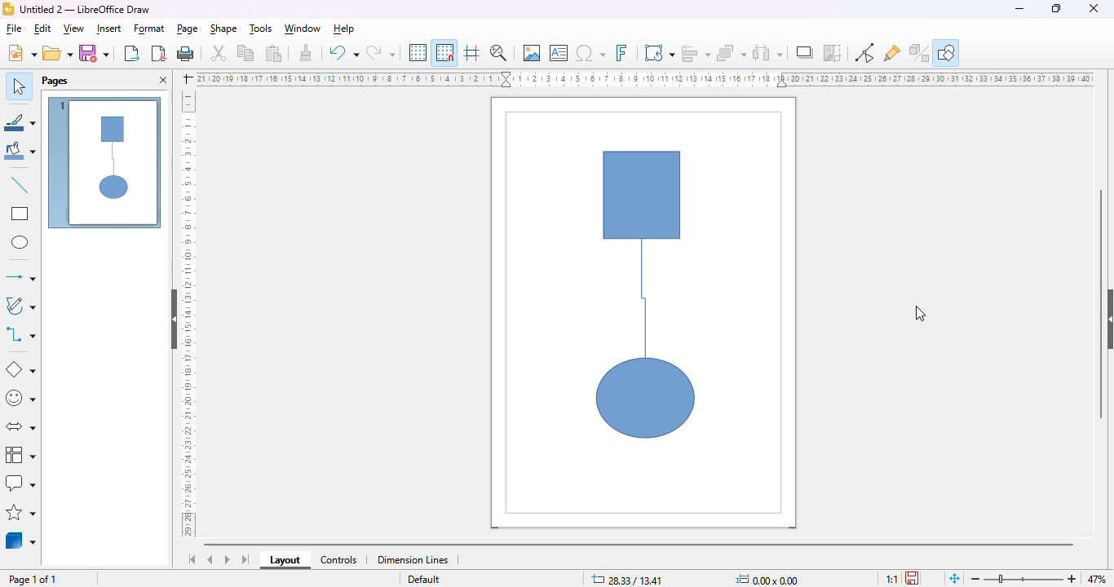 This screenshot has width=1114, height=587. I want to click on zoom in, so click(1069, 579).